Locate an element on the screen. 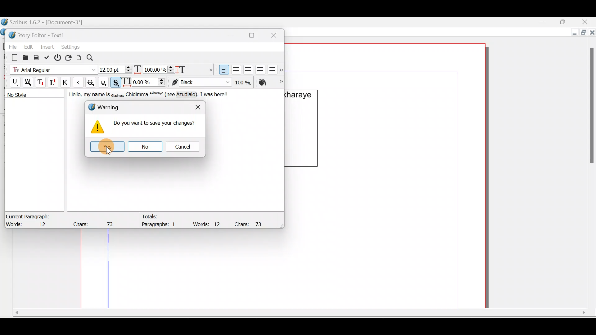 The image size is (596, 335). (nee is located at coordinates (171, 95).